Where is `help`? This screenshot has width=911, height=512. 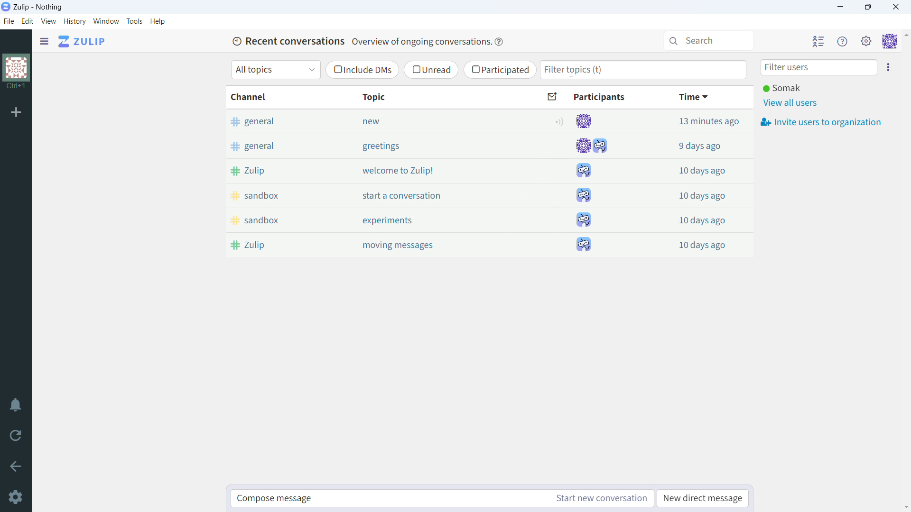
help is located at coordinates (158, 22).